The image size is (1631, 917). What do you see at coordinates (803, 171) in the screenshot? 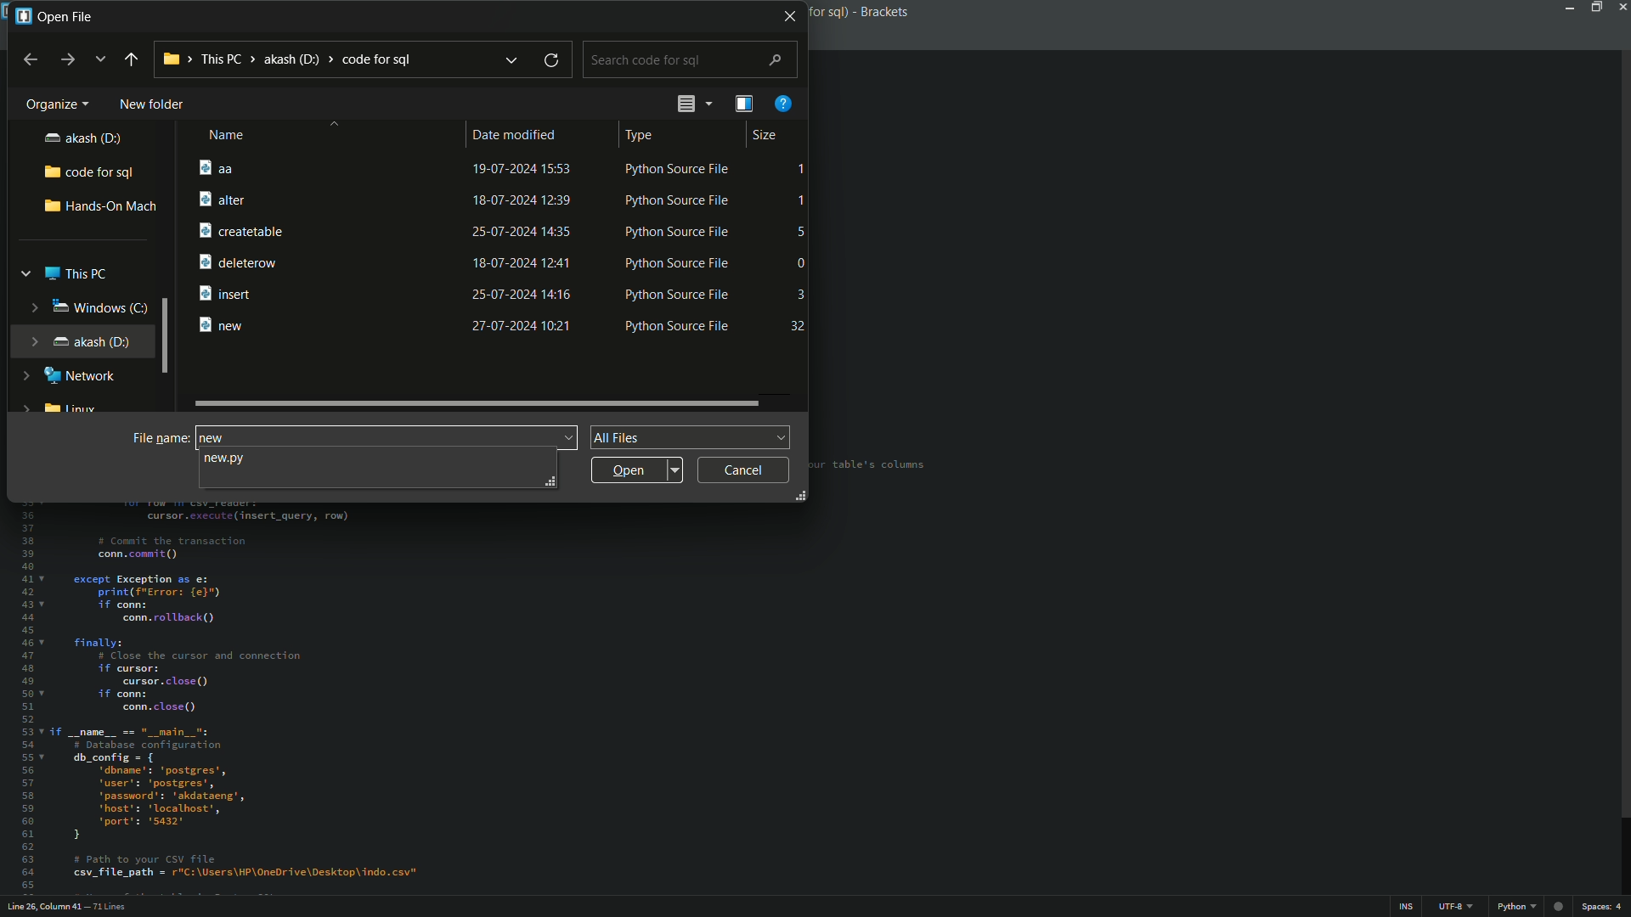
I see `1` at bounding box center [803, 171].